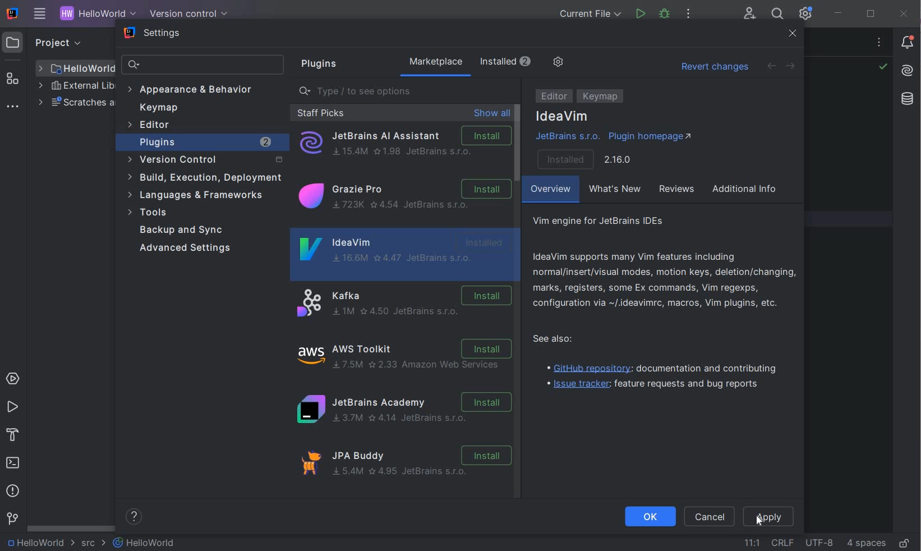 Image resolution: width=921 pixels, height=551 pixels. Describe the element at coordinates (190, 249) in the screenshot. I see `advanced settings` at that location.